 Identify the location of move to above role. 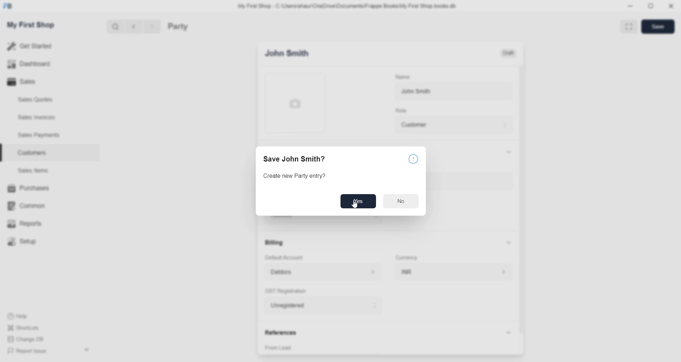
(506, 122).